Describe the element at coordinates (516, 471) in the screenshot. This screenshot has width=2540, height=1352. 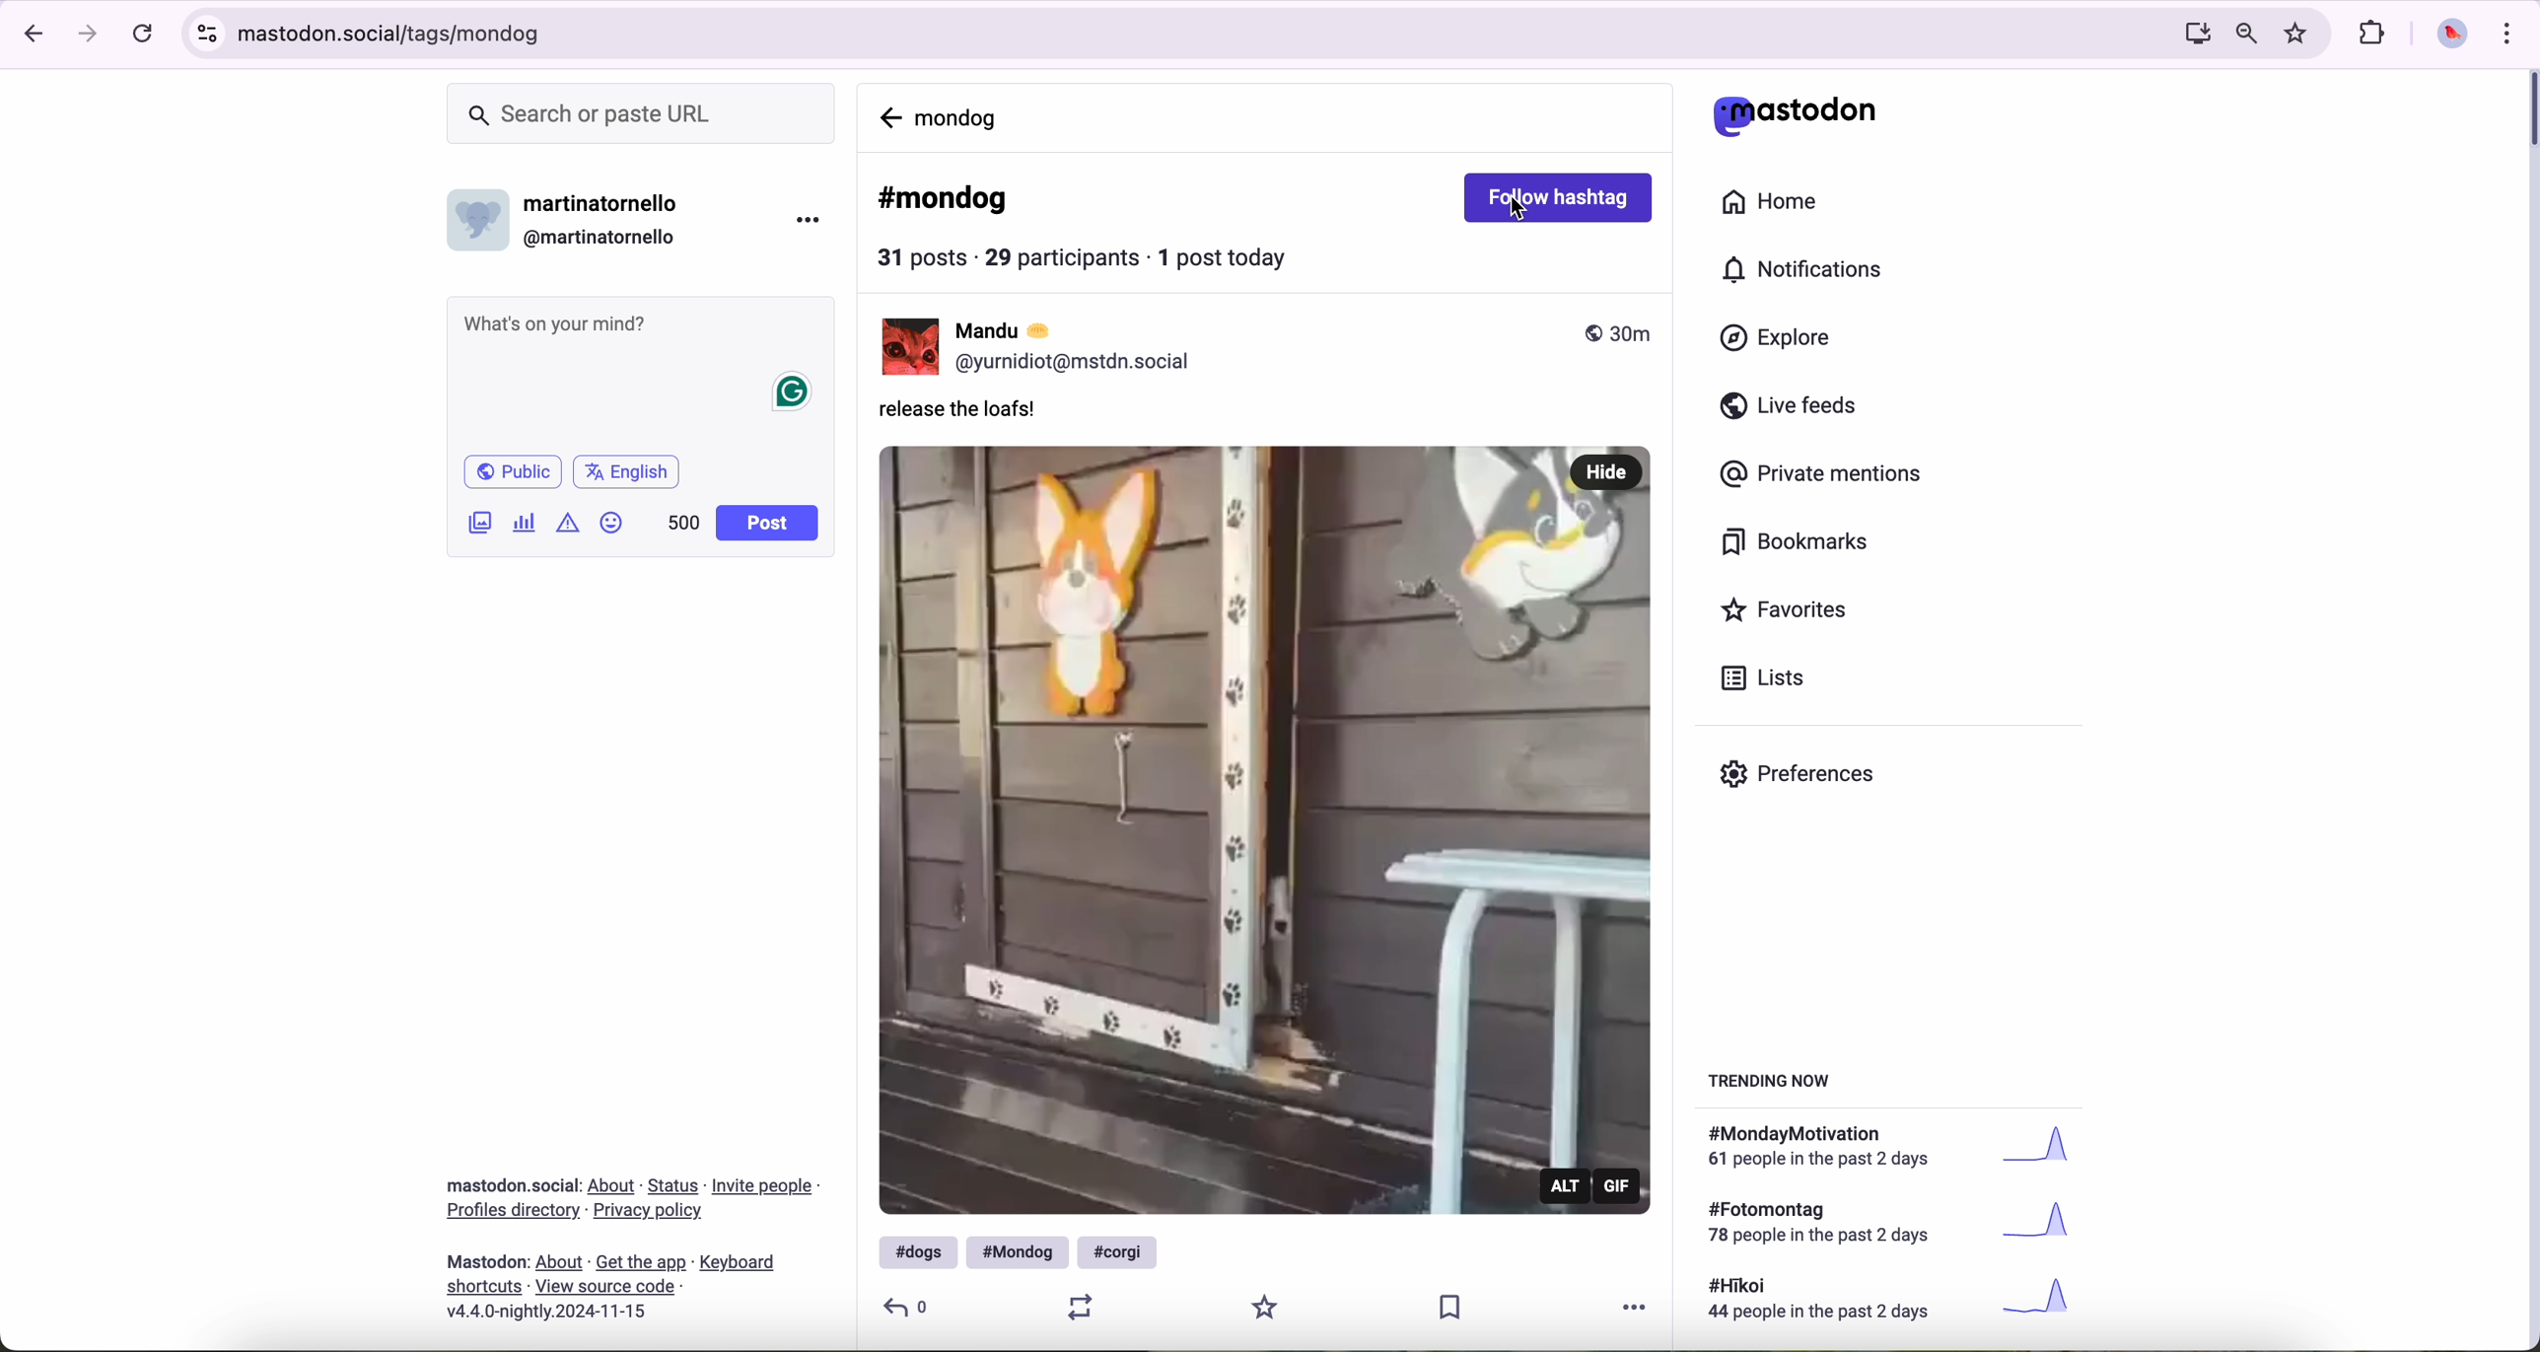
I see `public` at that location.